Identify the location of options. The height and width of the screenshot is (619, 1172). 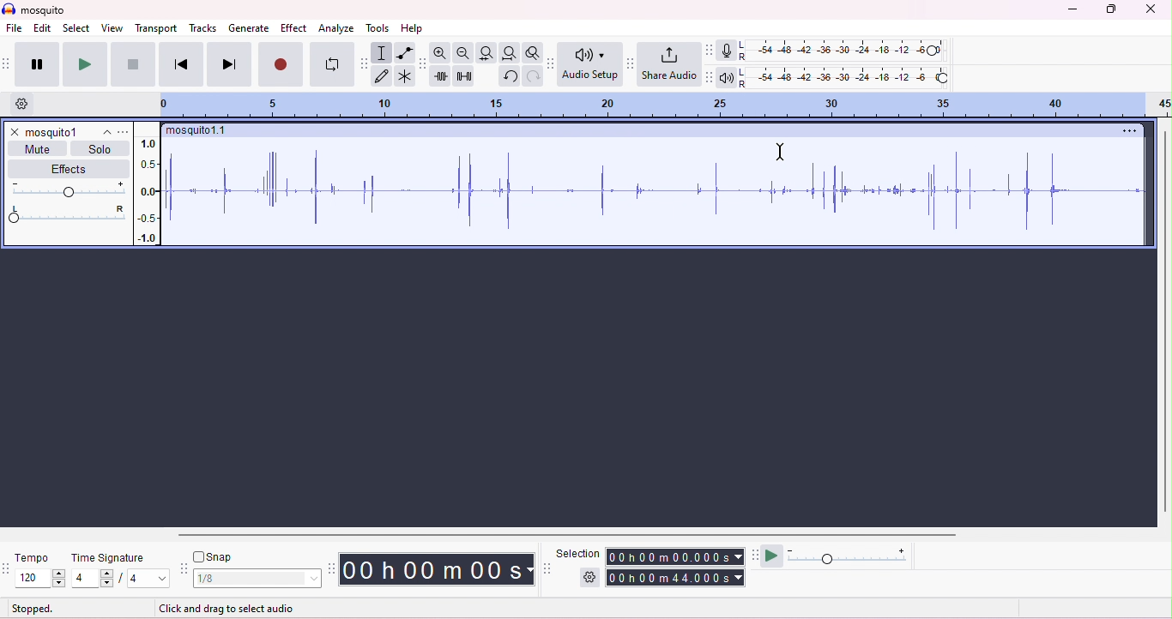
(124, 132).